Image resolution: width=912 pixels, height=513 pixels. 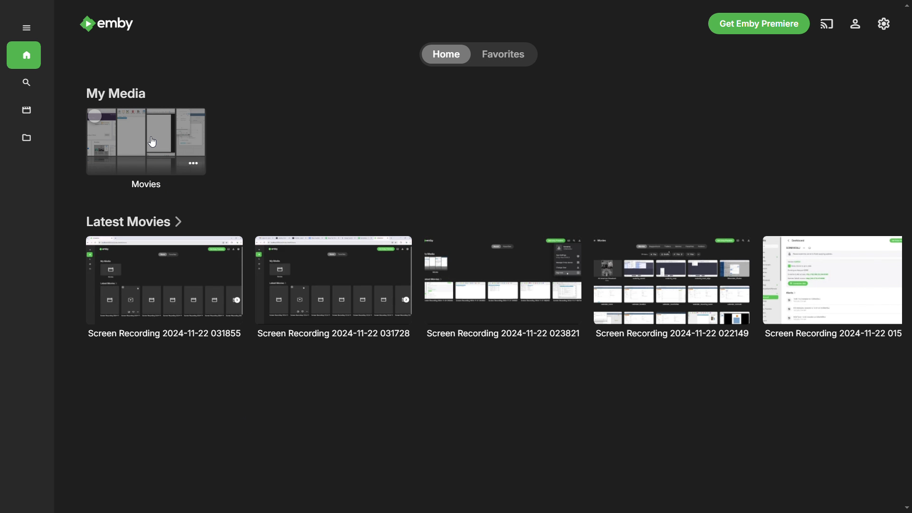 I want to click on latest movies, so click(x=131, y=222).